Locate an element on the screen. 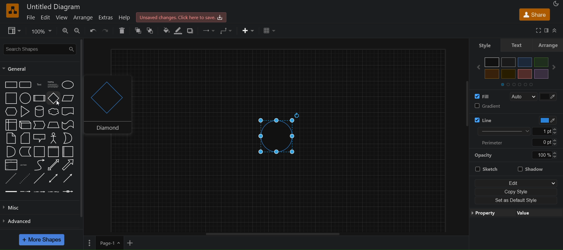 This screenshot has height=250, width=563. callout is located at coordinates (40, 138).